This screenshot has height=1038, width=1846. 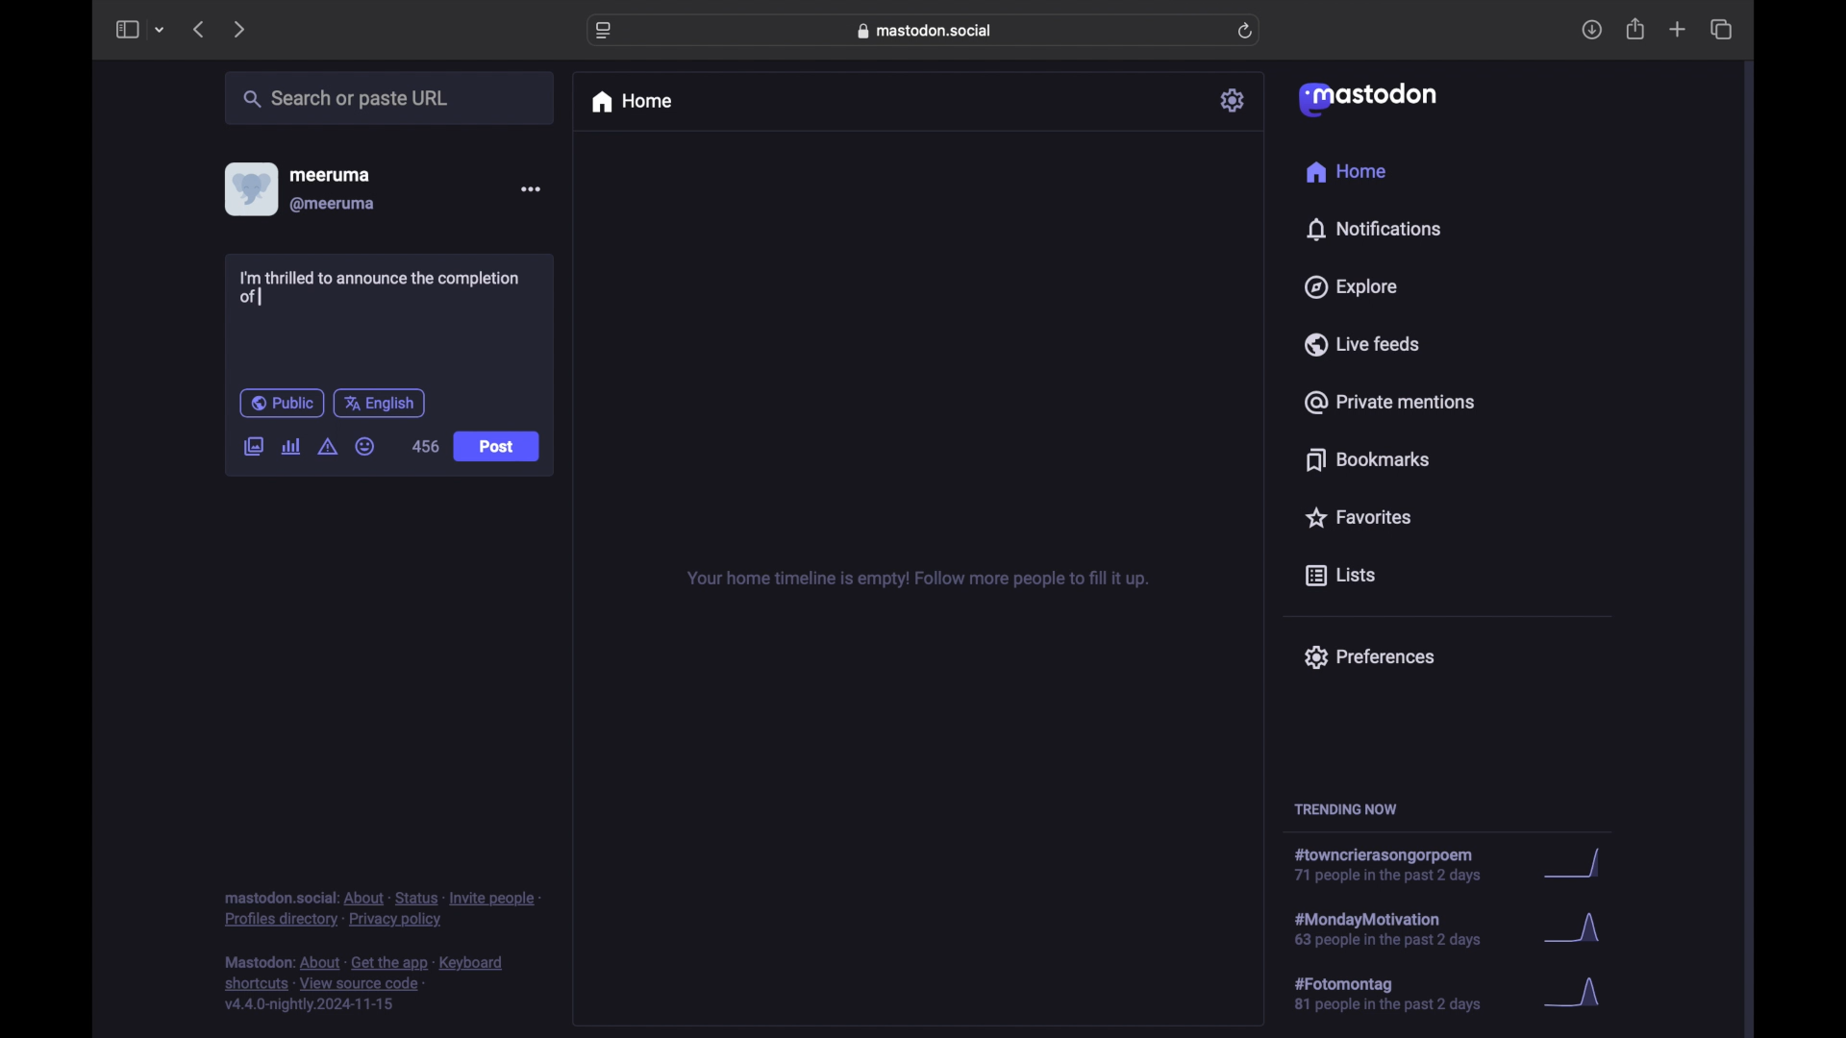 I want to click on add image, so click(x=253, y=448).